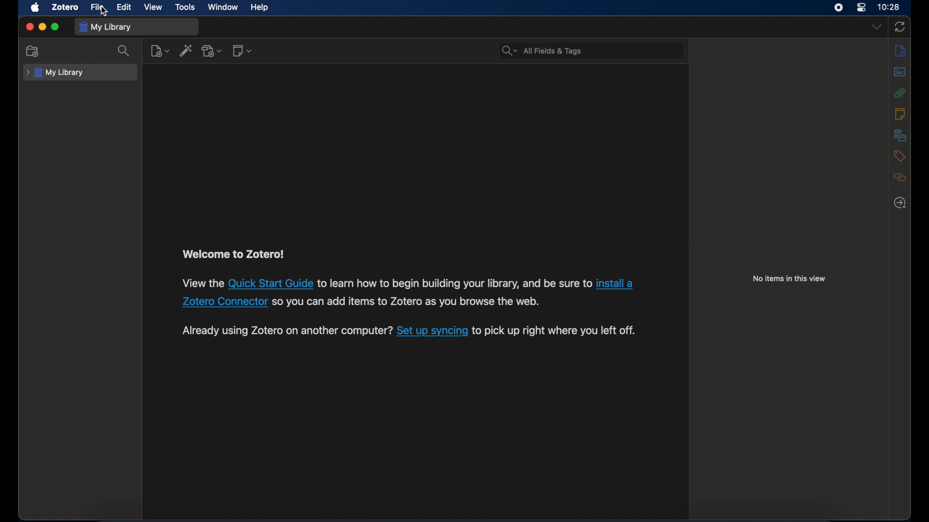  I want to click on view, so click(154, 7).